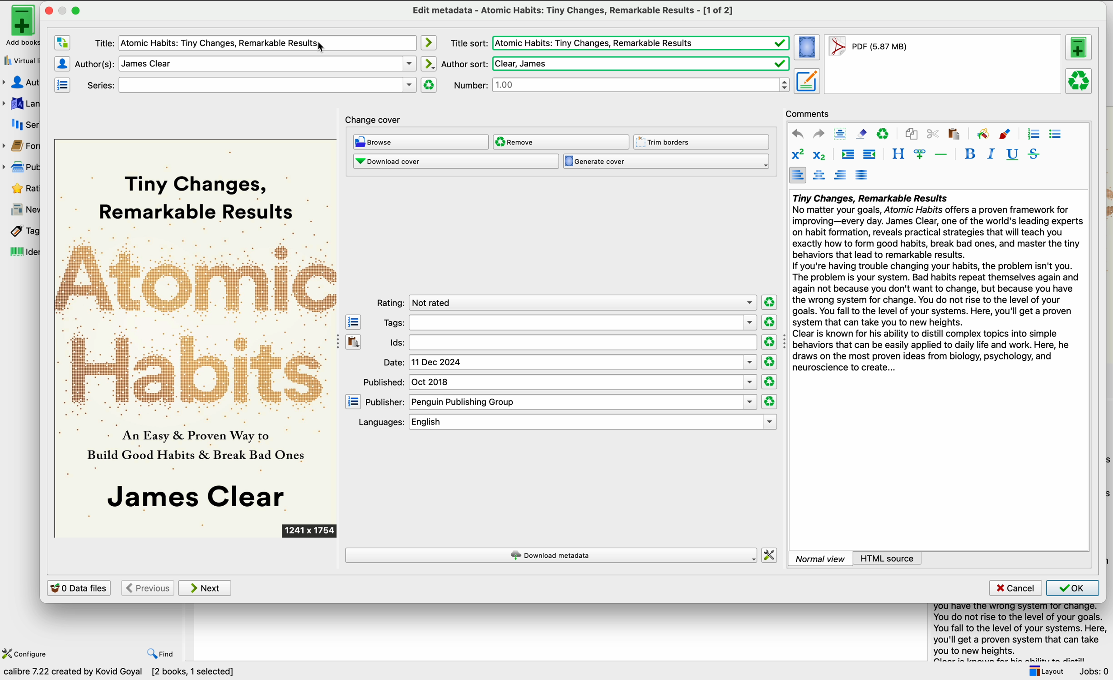  I want to click on redo, so click(819, 134).